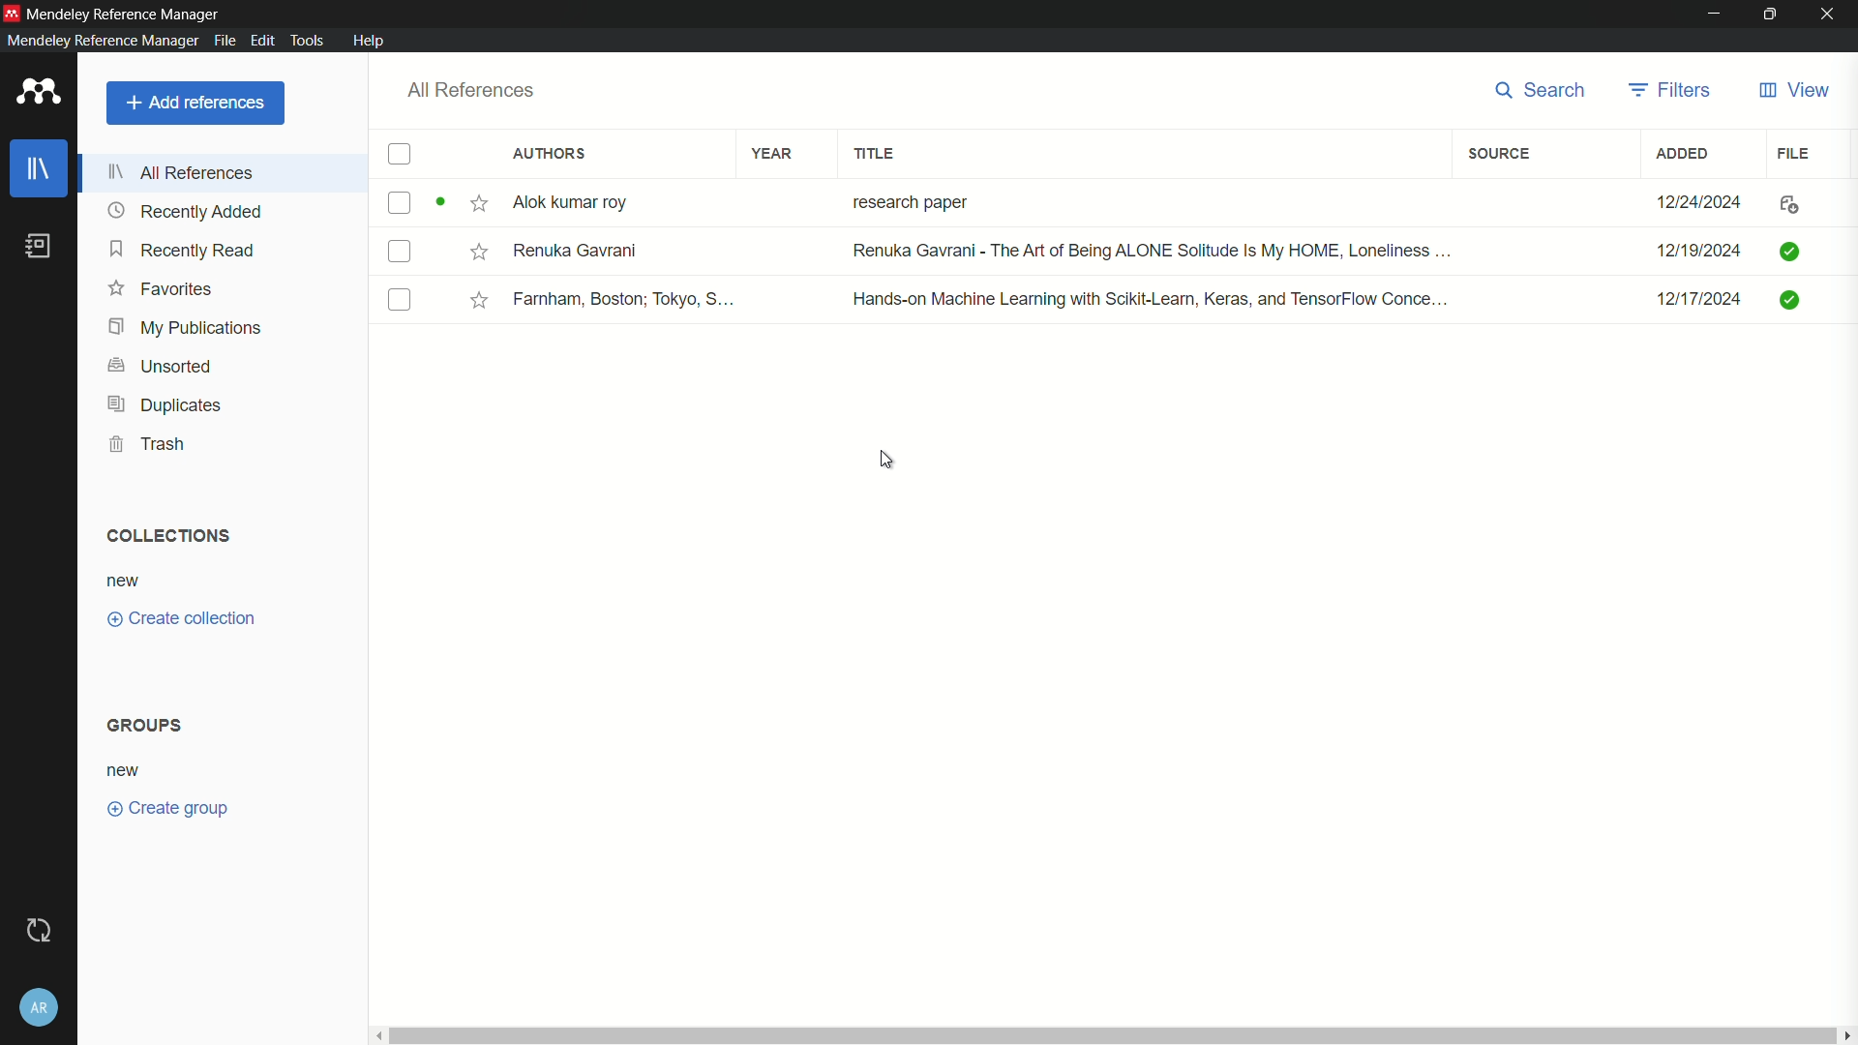  I want to click on filters, so click(1673, 90).